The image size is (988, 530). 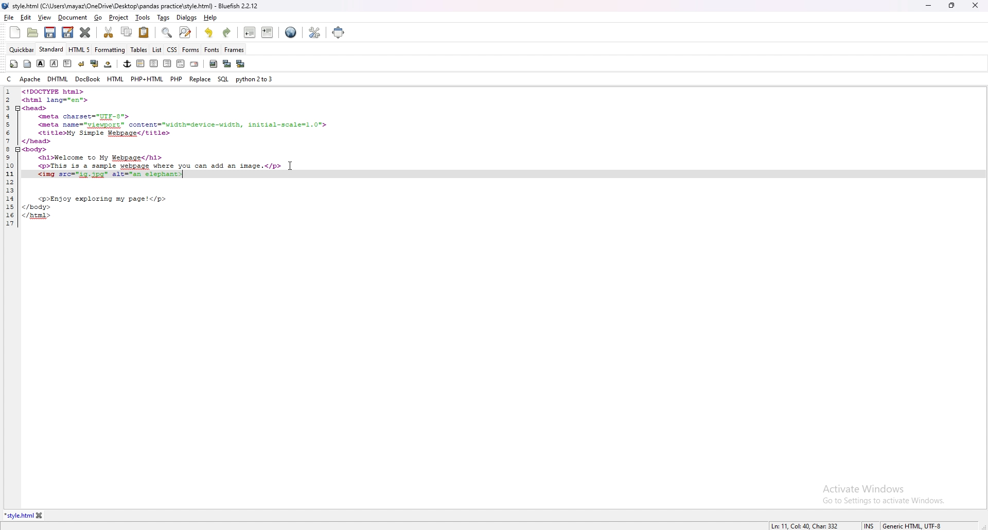 I want to click on forms, so click(x=190, y=50).